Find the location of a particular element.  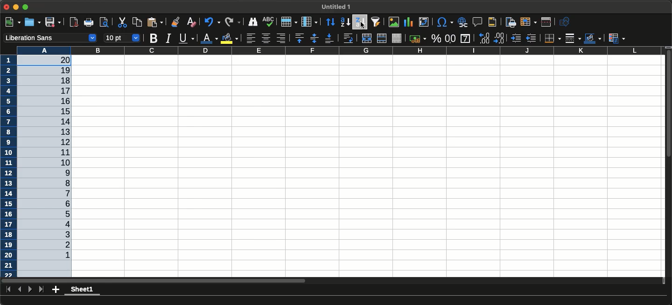

Currency is located at coordinates (418, 39).